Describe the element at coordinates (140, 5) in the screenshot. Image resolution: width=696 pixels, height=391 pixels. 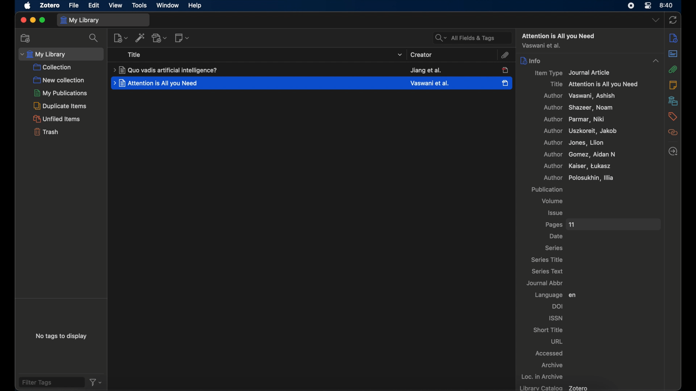
I see `tools` at that location.